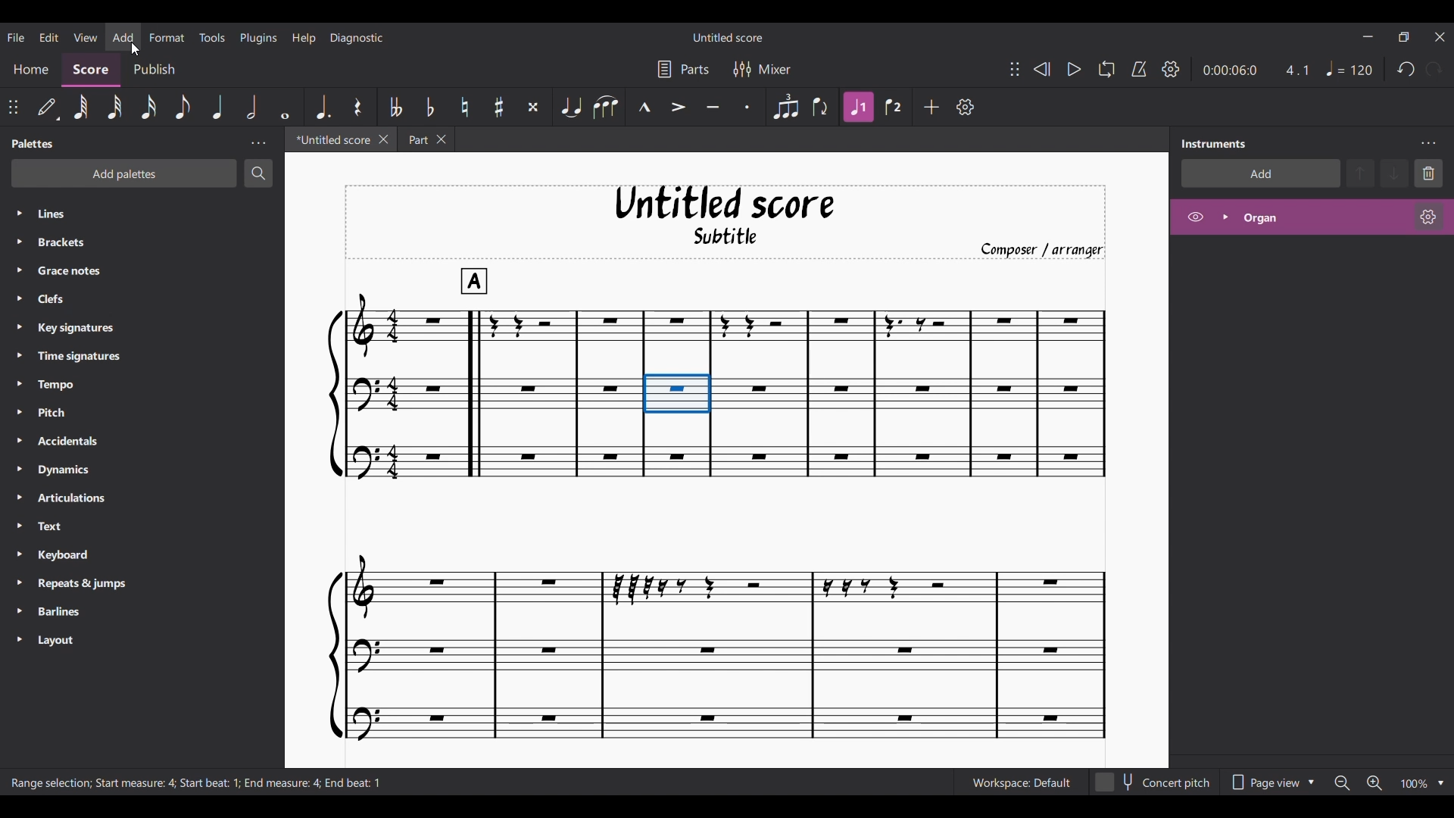 The image size is (1454, 818). I want to click on Format menu, so click(167, 37).